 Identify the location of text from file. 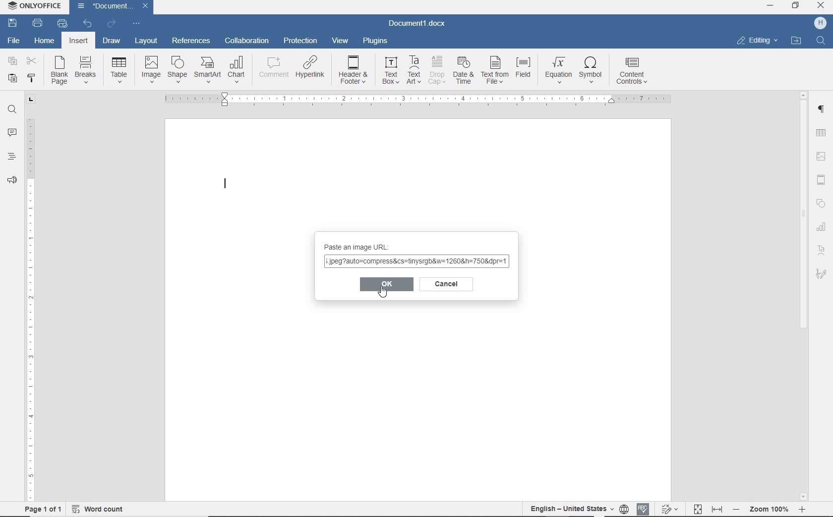
(495, 70).